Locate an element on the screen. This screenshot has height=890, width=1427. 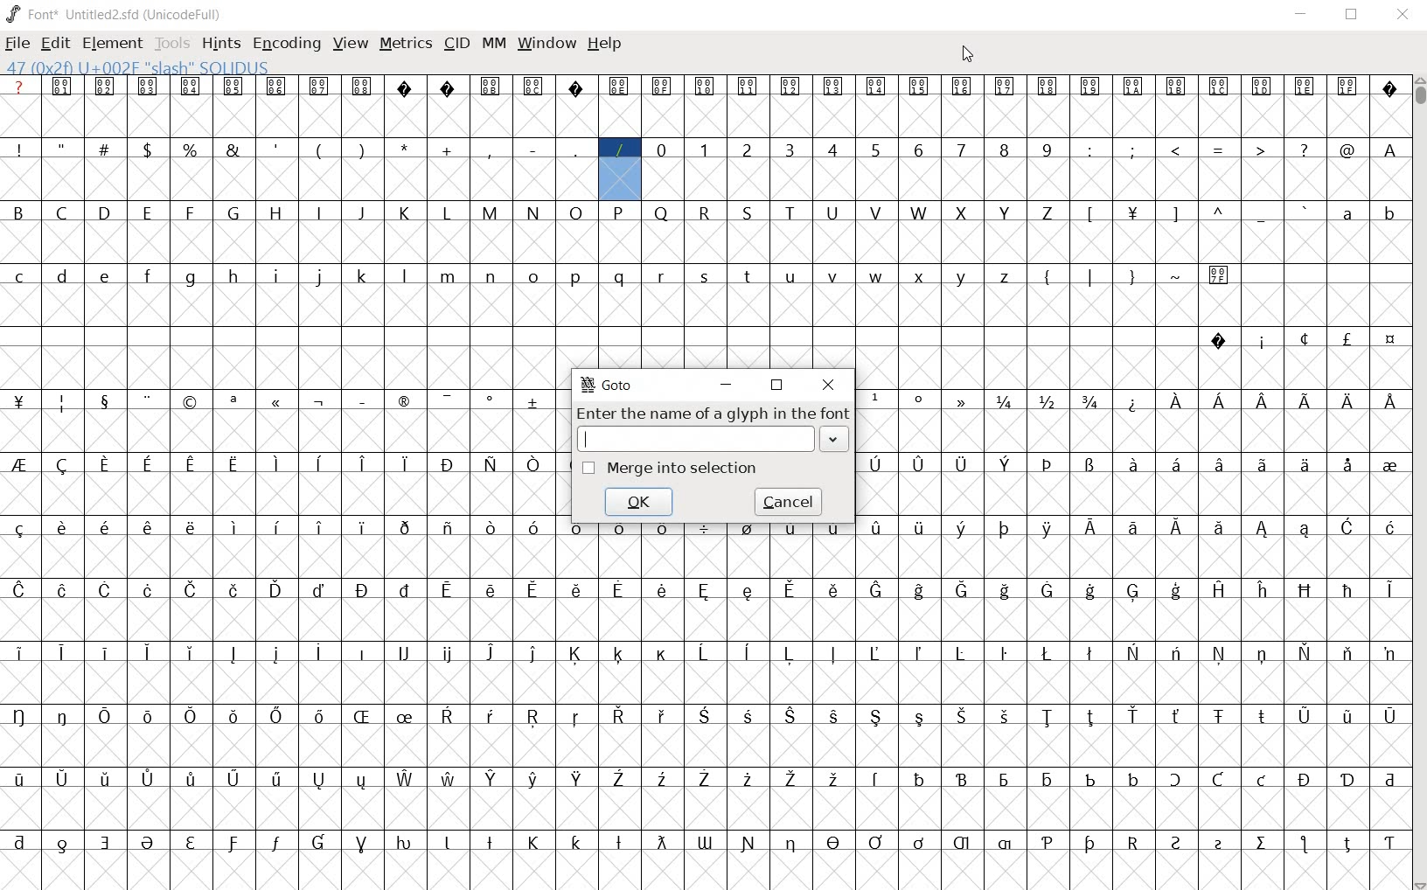
glyph is located at coordinates (147, 275).